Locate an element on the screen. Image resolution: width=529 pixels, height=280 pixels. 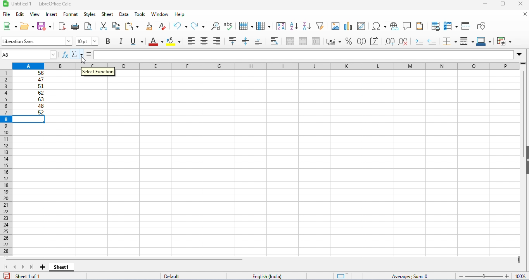
export as pdf is located at coordinates (62, 26).